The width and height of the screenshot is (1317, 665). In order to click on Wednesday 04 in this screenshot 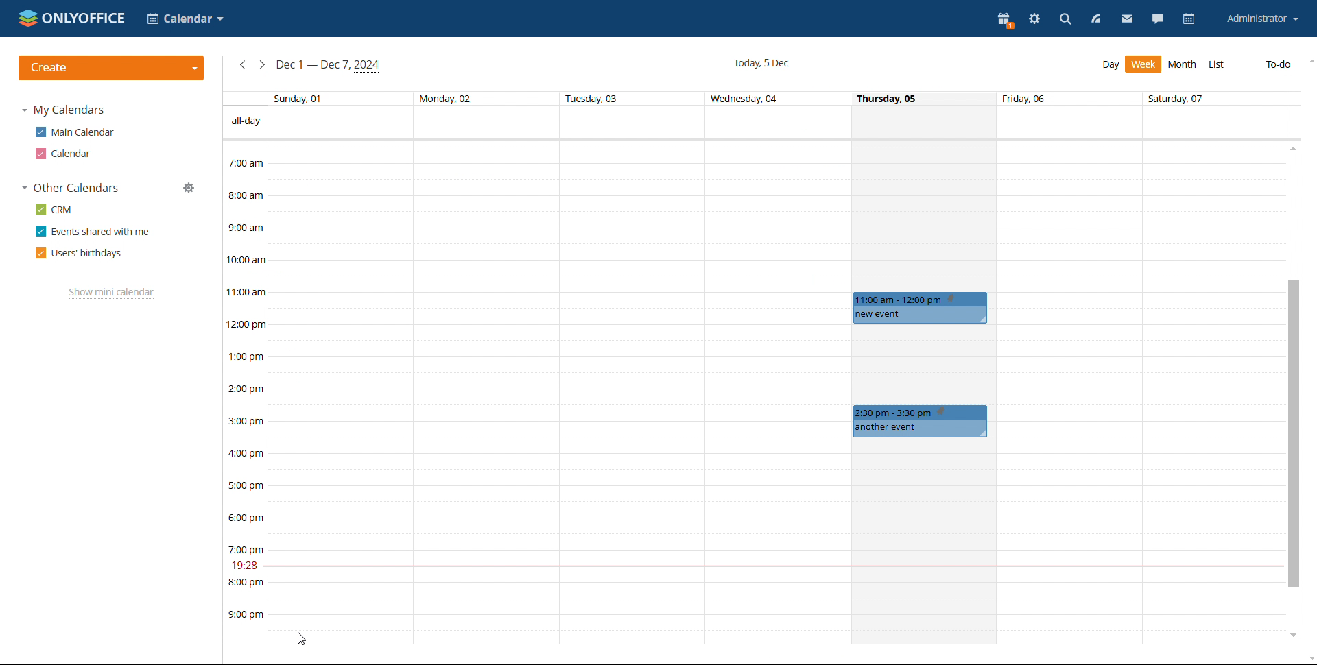, I will do `click(749, 98)`.